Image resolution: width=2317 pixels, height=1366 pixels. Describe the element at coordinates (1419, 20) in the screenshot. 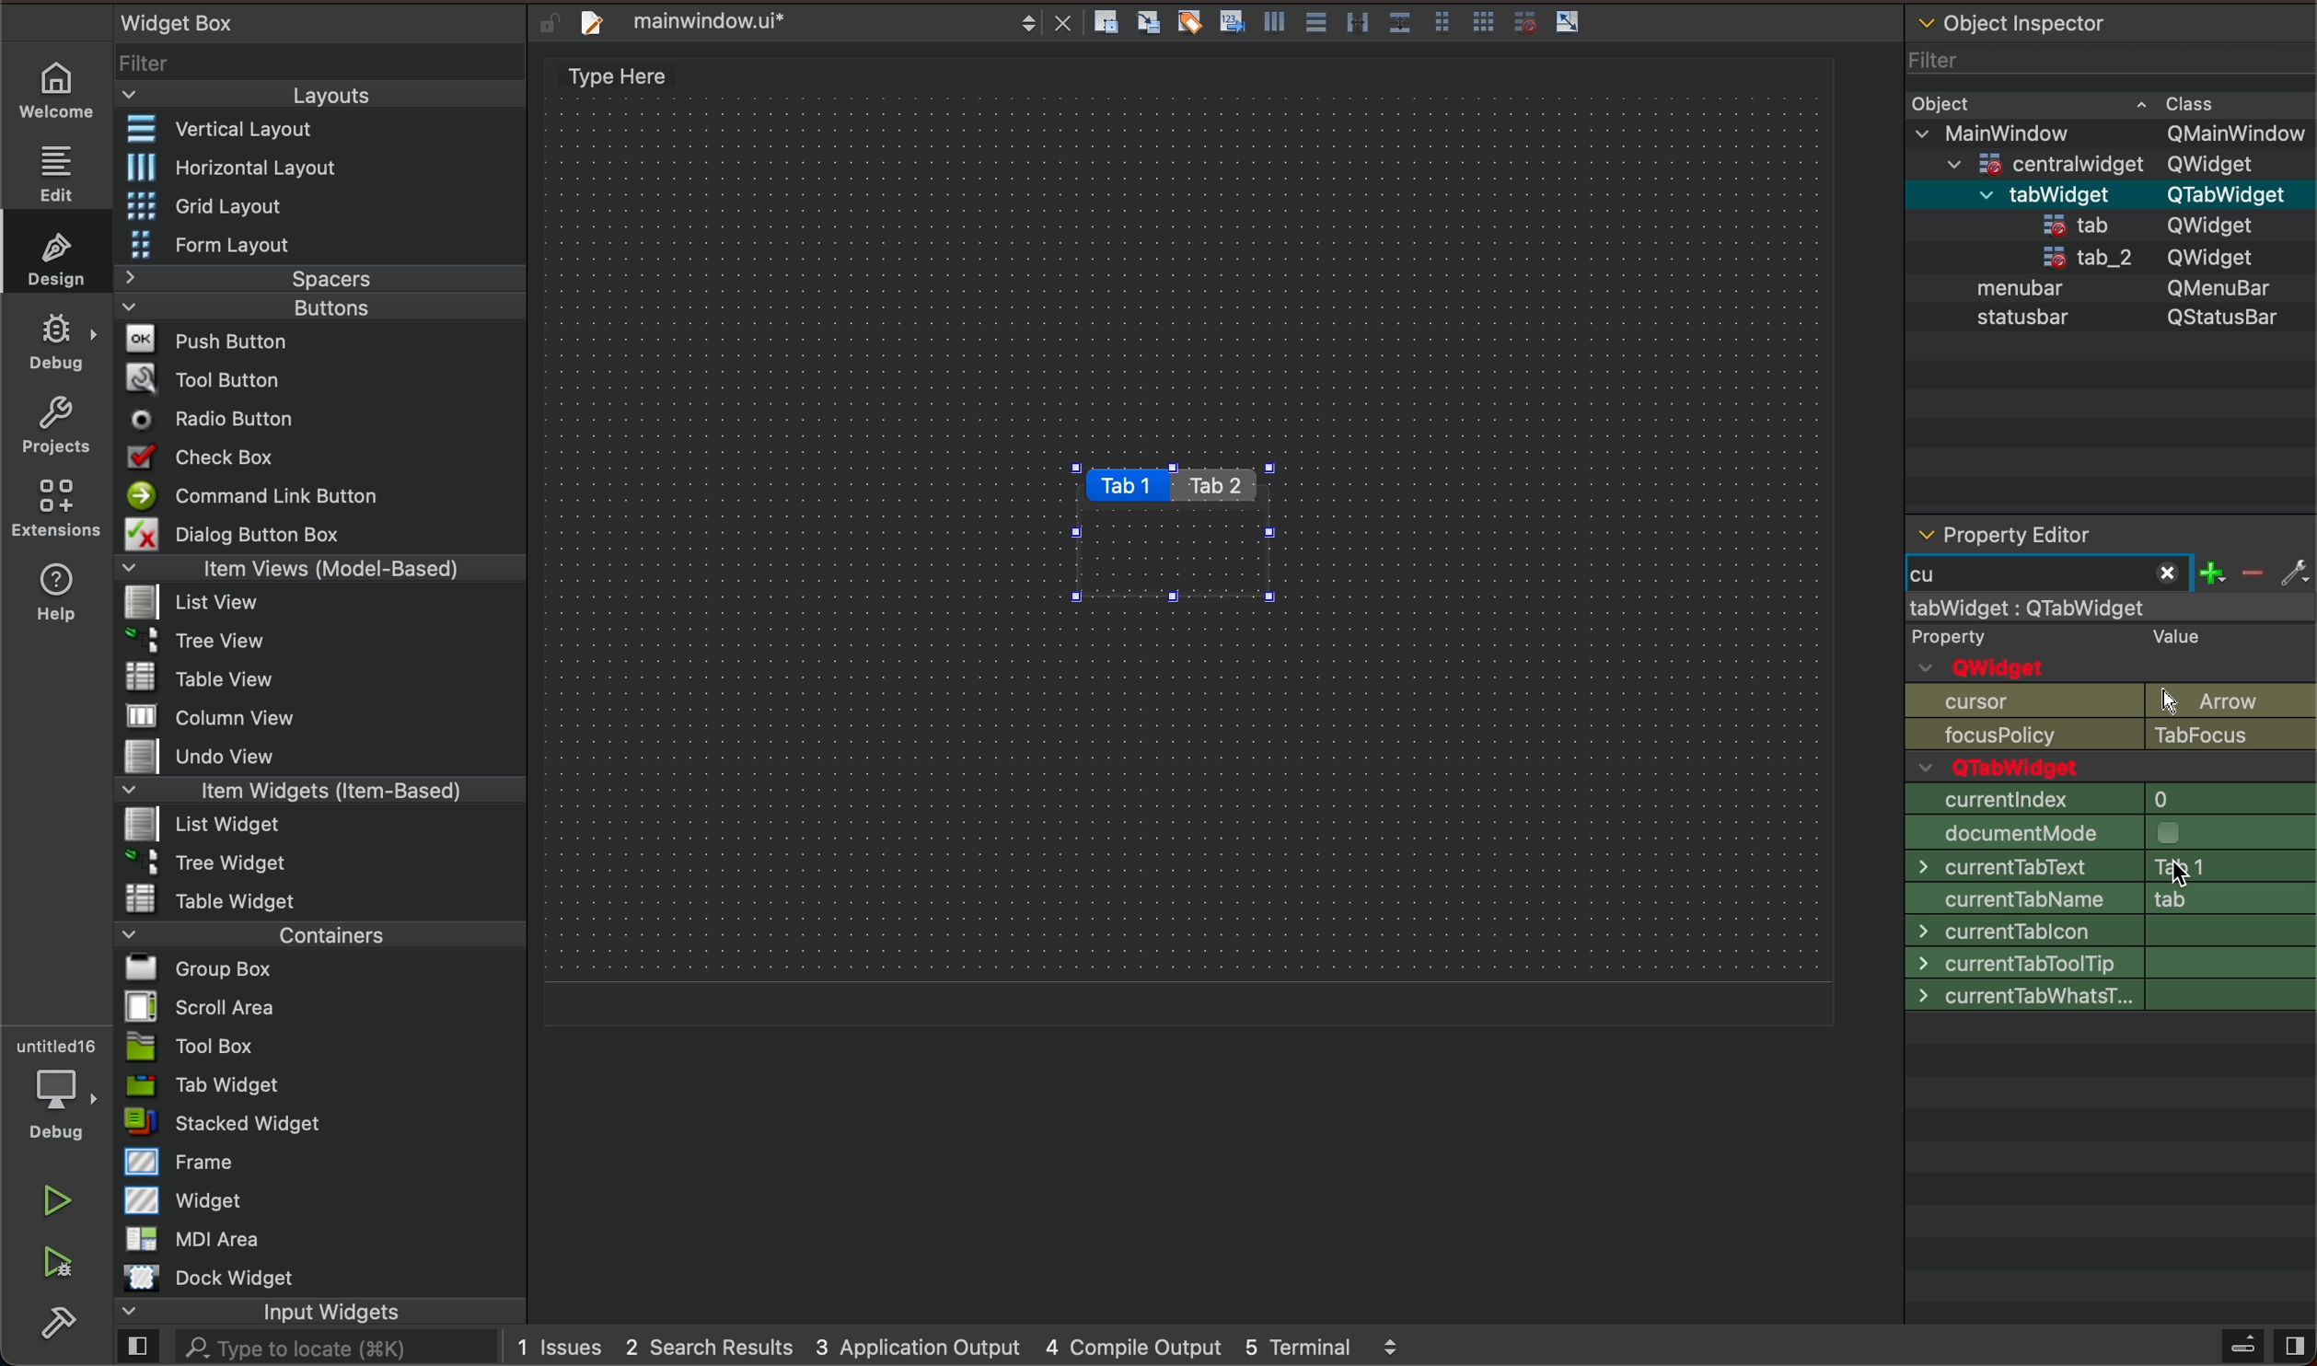

I see `layout actions` at that location.